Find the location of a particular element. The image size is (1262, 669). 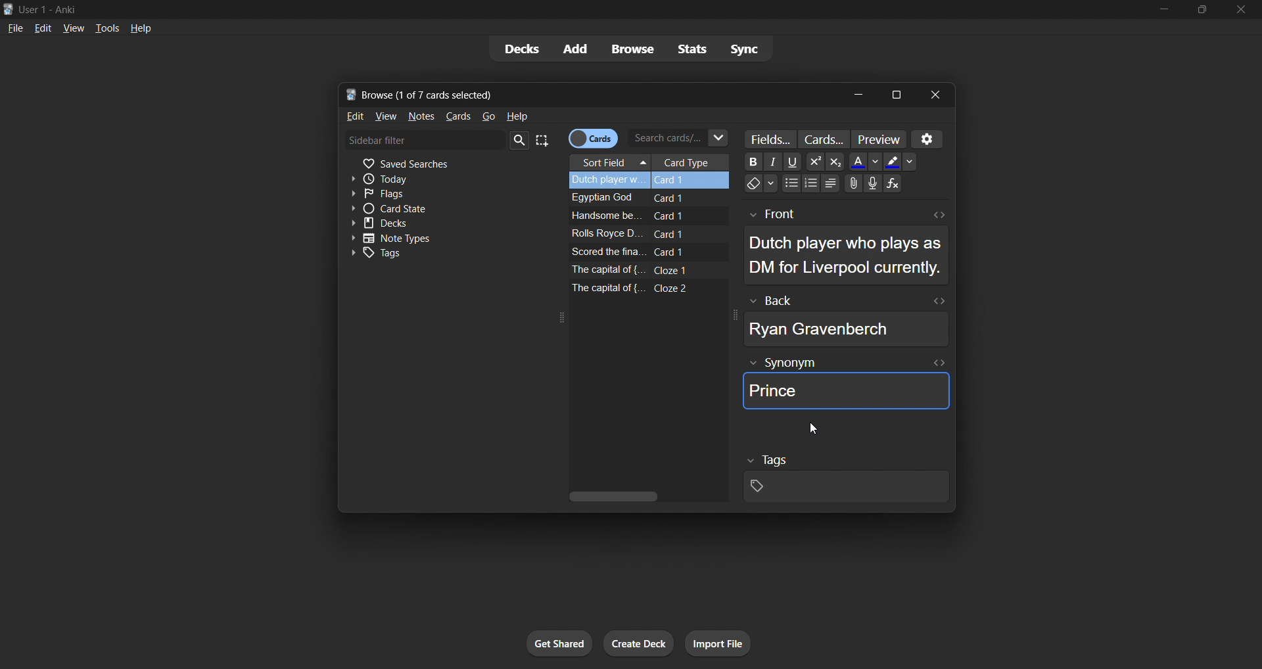

Attachments is located at coordinates (851, 186).